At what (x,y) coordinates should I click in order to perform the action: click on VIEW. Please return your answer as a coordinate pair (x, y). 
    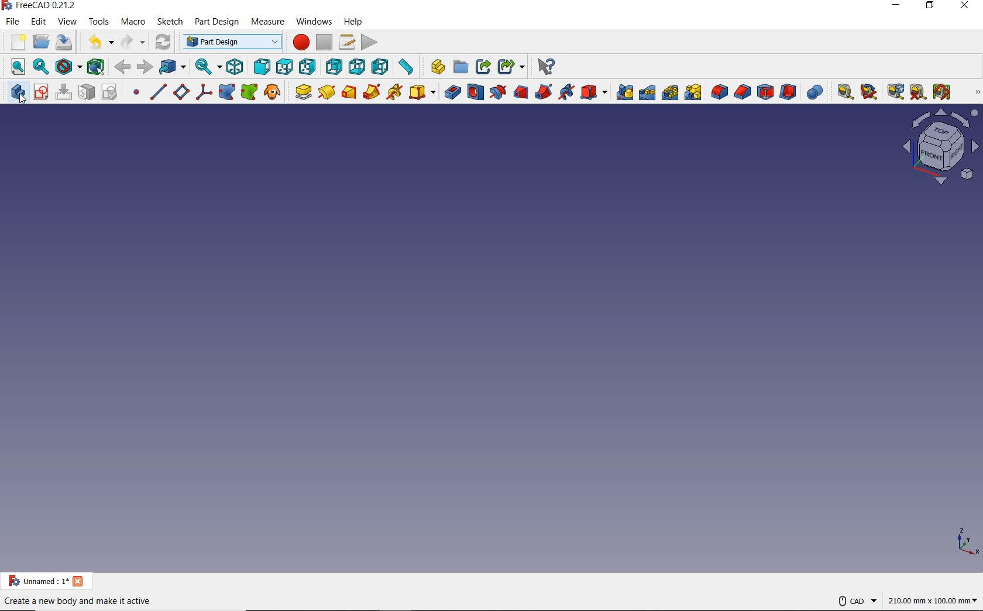
    Looking at the image, I should click on (68, 22).